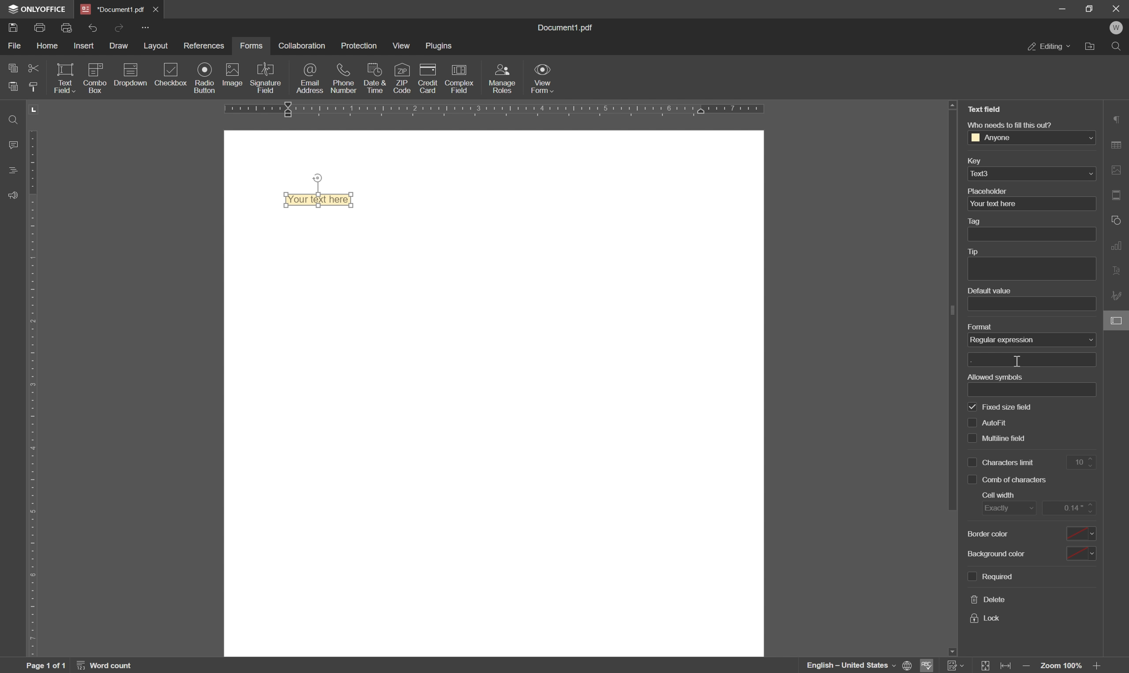 Image resolution: width=1129 pixels, height=673 pixels. What do you see at coordinates (10, 68) in the screenshot?
I see `copy` at bounding box center [10, 68].